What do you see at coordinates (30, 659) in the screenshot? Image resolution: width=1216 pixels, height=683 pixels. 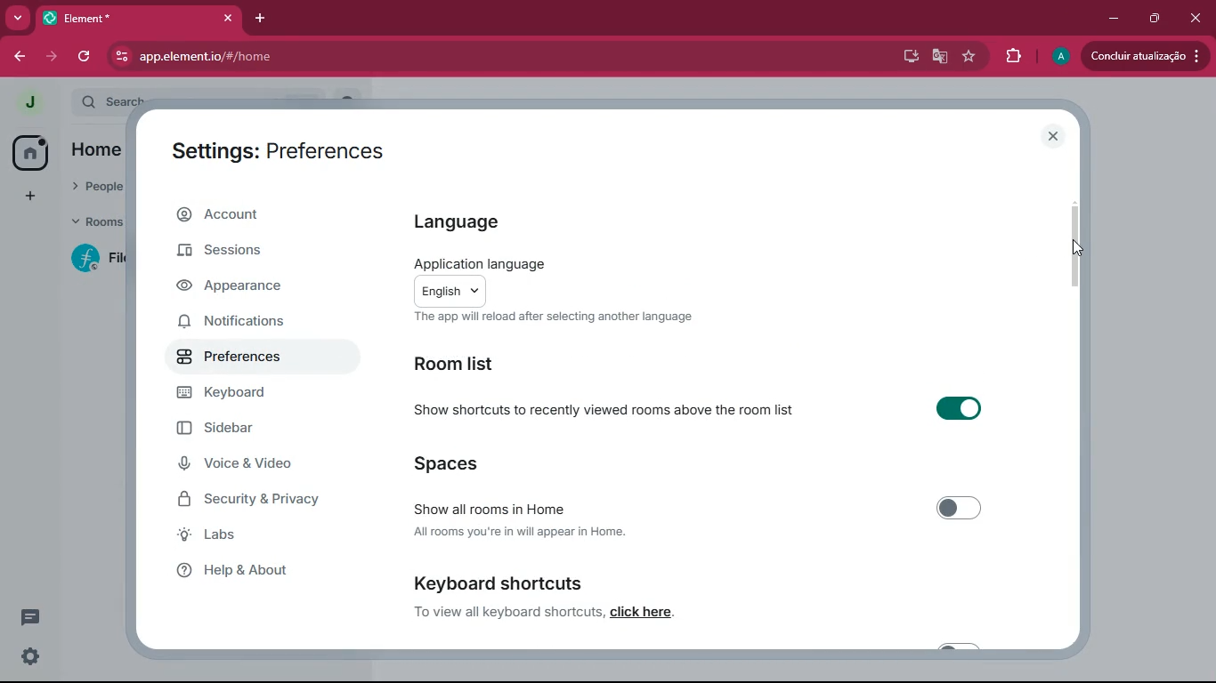 I see `settings ` at bounding box center [30, 659].